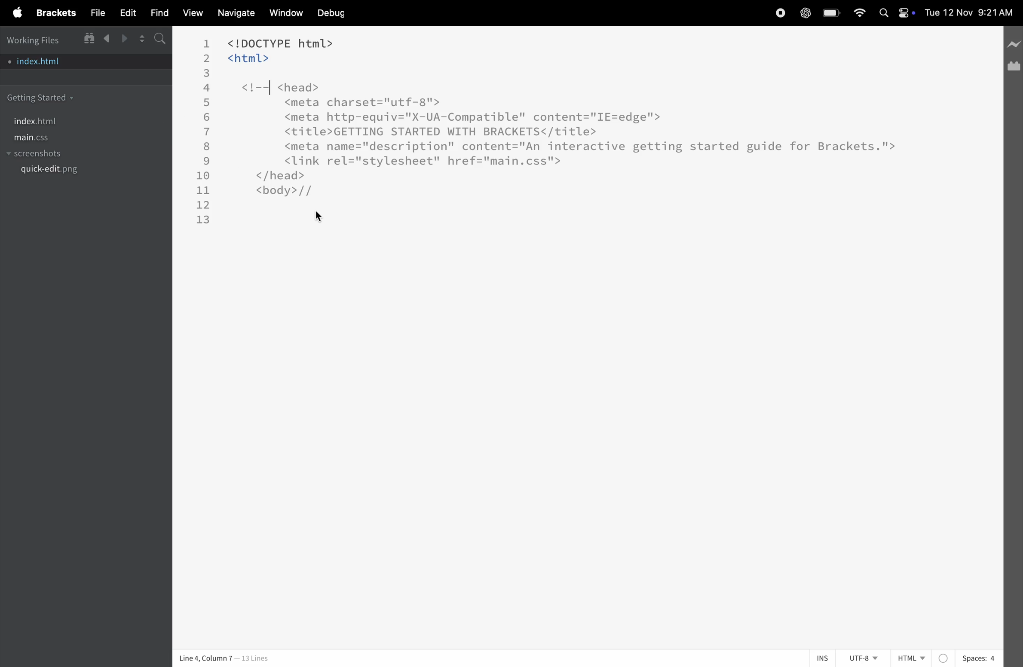 This screenshot has height=667, width=1023. Describe the element at coordinates (94, 12) in the screenshot. I see `file` at that location.